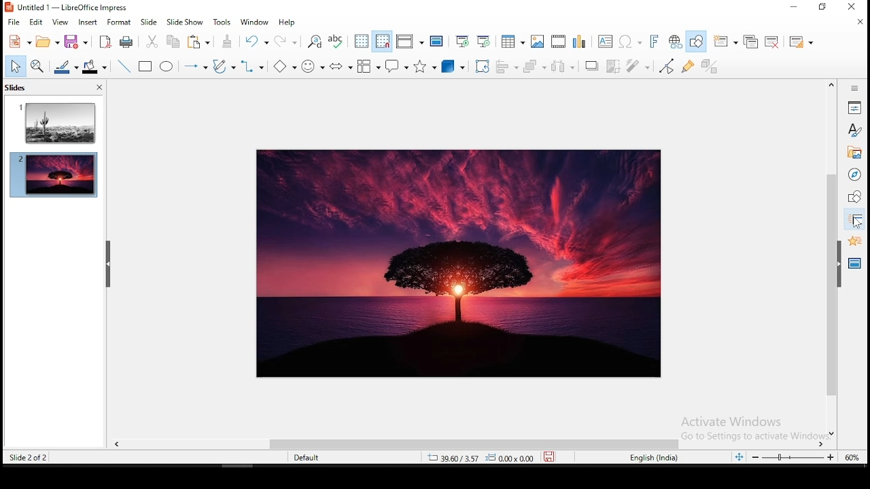  I want to click on restore, so click(820, 7).